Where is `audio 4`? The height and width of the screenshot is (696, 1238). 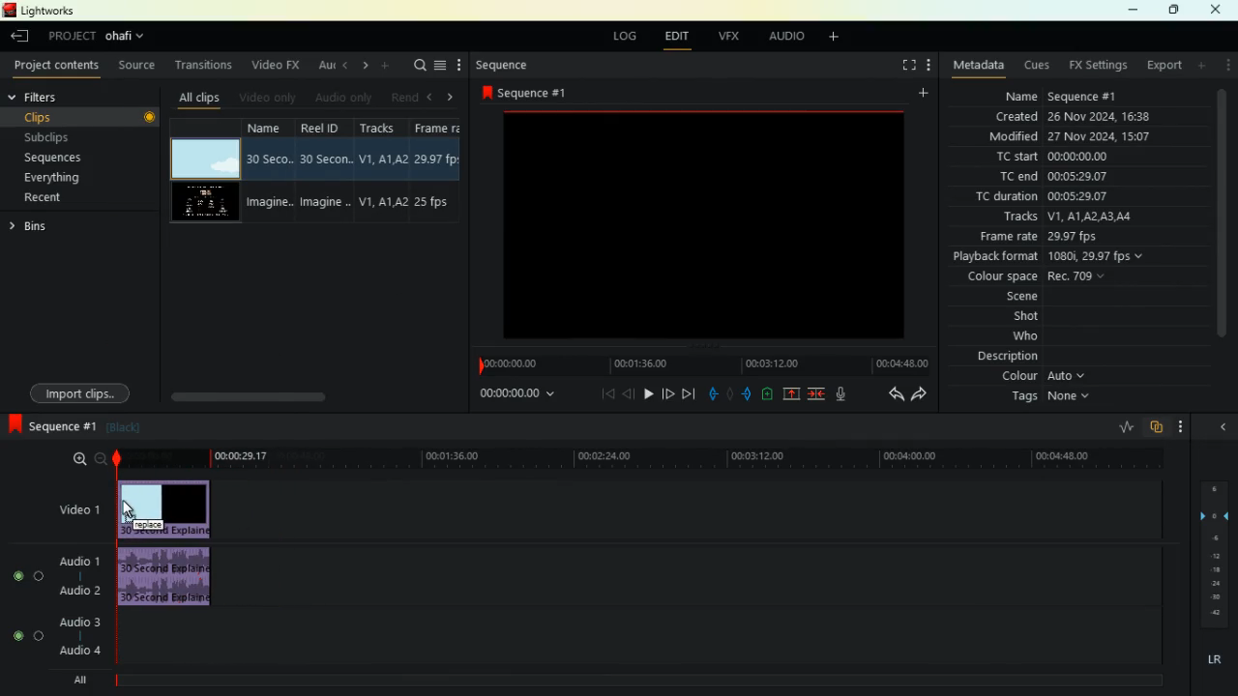
audio 4 is located at coordinates (73, 652).